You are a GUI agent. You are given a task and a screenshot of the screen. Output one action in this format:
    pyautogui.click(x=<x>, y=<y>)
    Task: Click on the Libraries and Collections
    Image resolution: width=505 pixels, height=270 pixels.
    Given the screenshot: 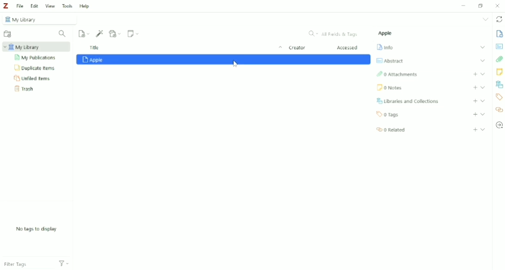 What is the action you would take?
    pyautogui.click(x=499, y=85)
    